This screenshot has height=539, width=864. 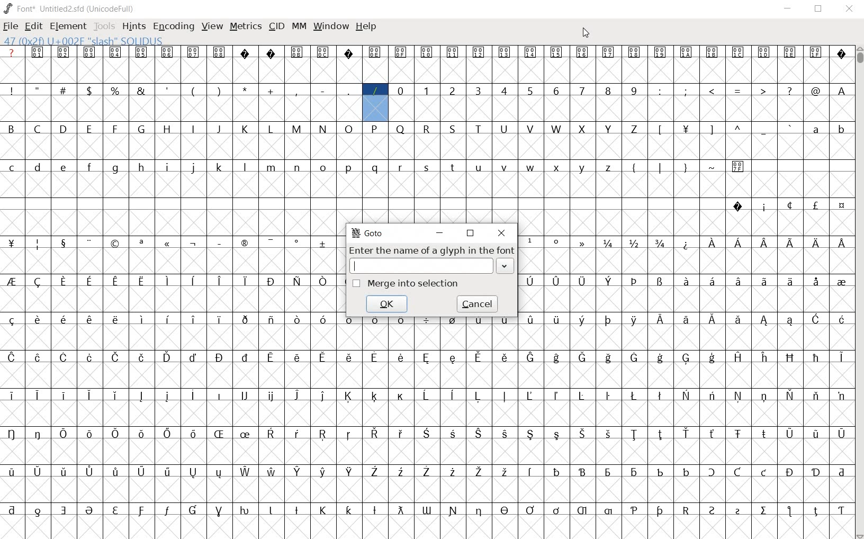 I want to click on glyph, so click(x=842, y=319).